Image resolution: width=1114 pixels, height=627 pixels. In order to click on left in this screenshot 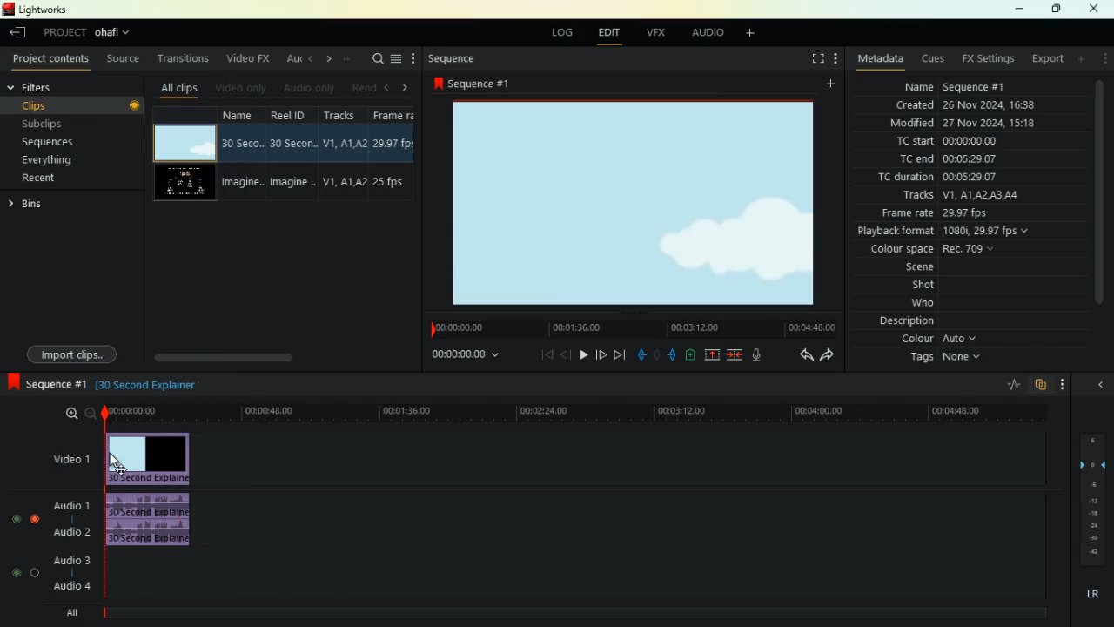, I will do `click(388, 87)`.